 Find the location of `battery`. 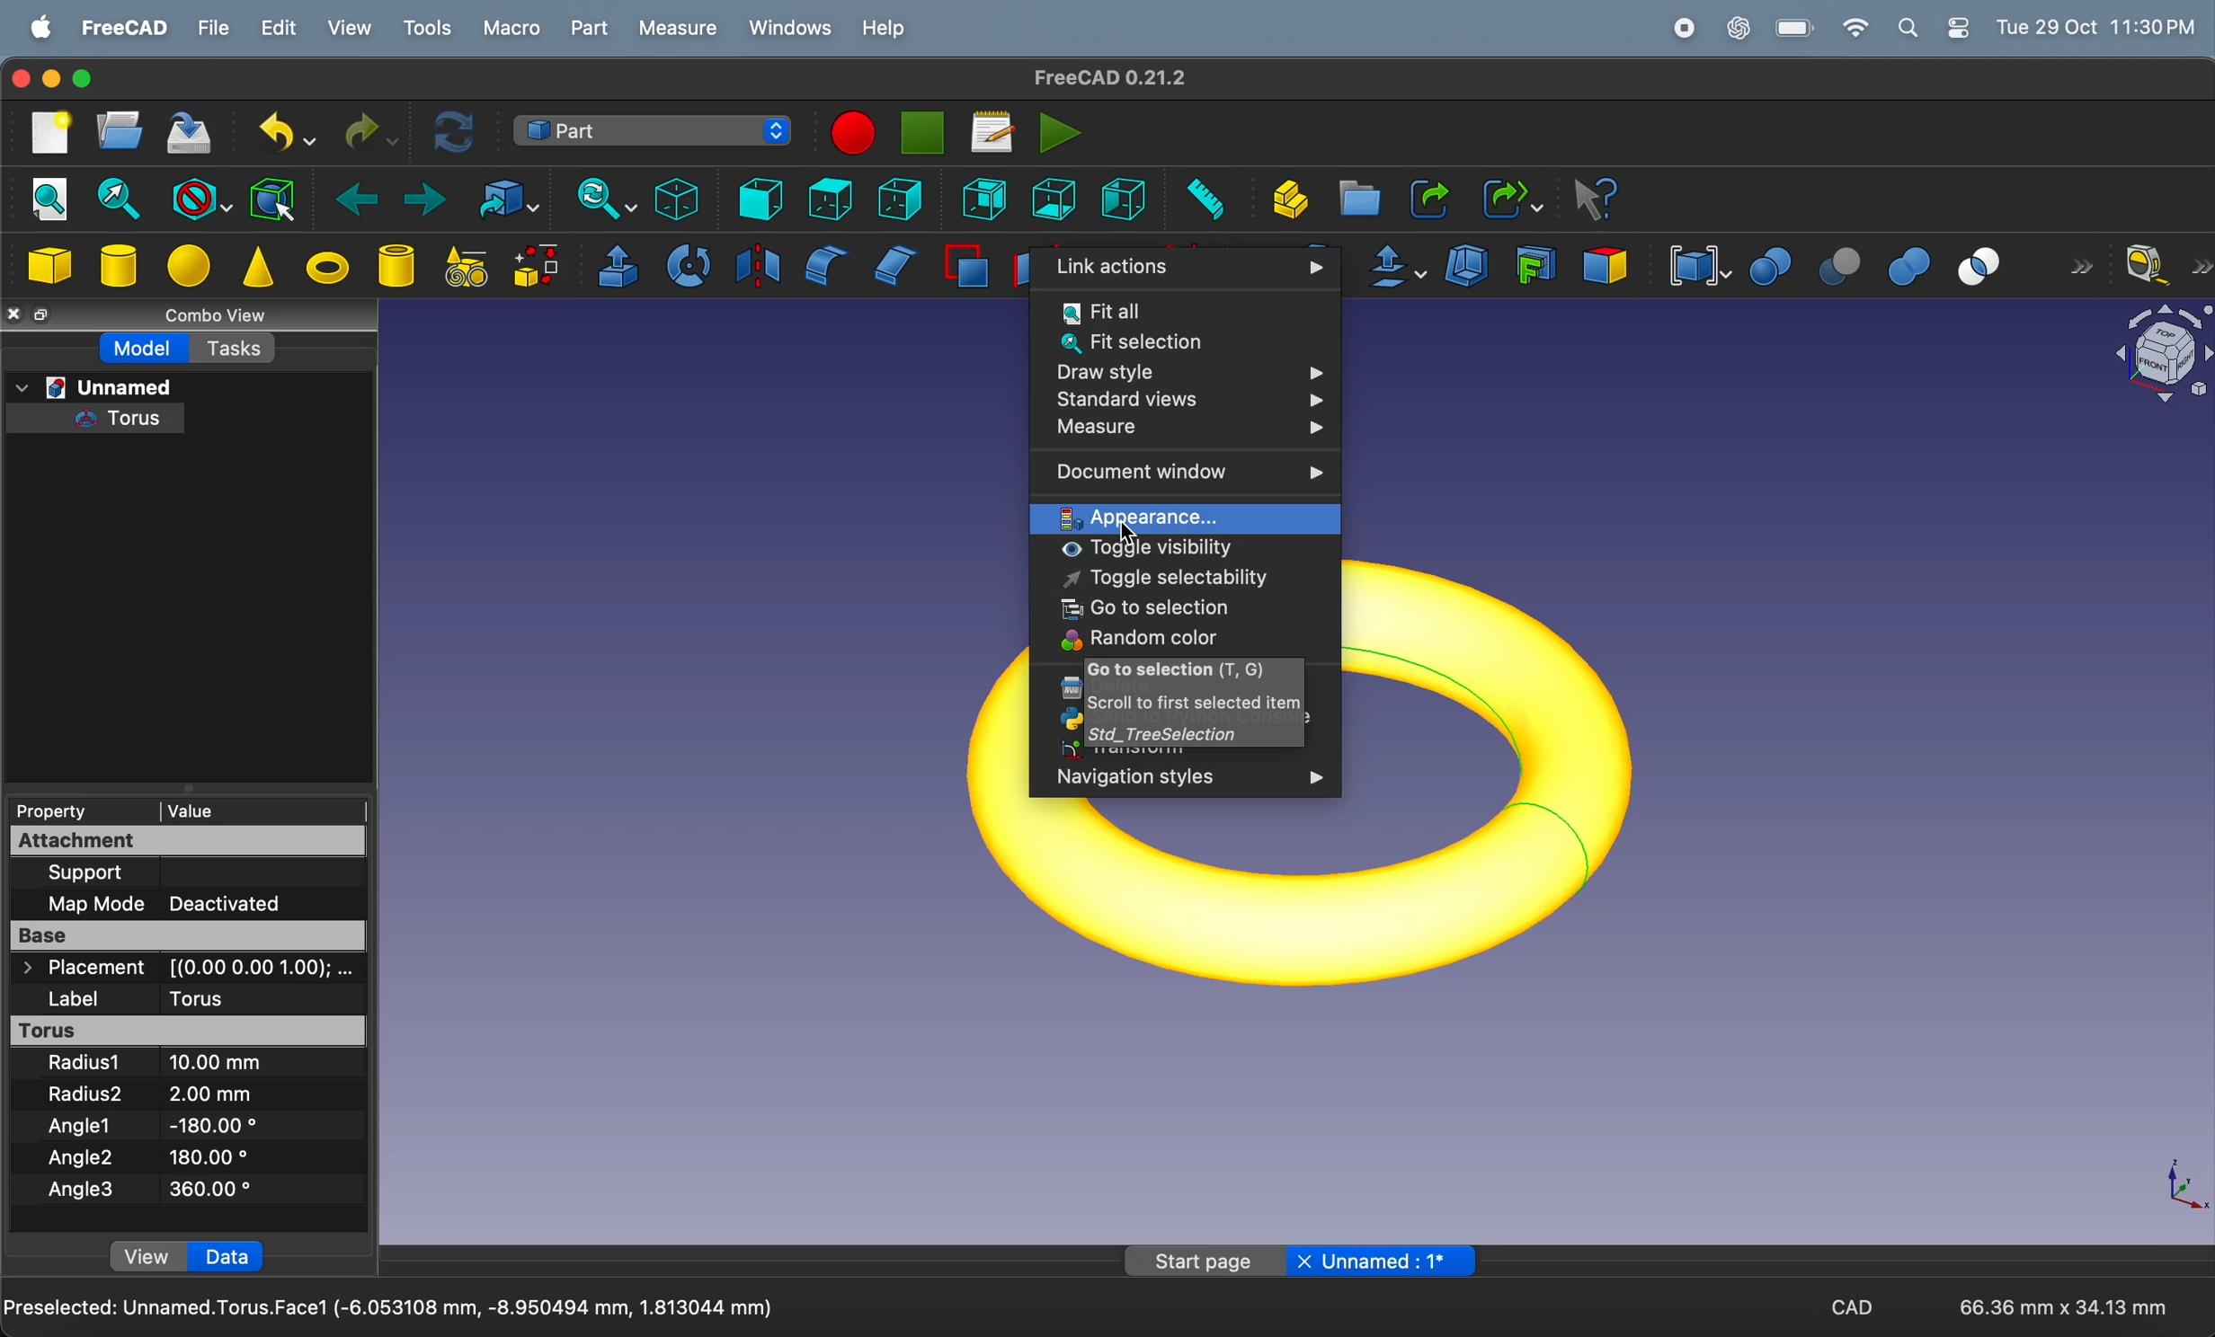

battery is located at coordinates (1793, 28).